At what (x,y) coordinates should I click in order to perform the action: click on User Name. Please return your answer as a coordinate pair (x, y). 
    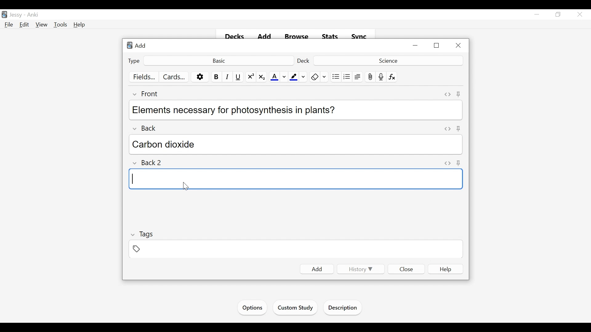
    Looking at the image, I should click on (17, 15).